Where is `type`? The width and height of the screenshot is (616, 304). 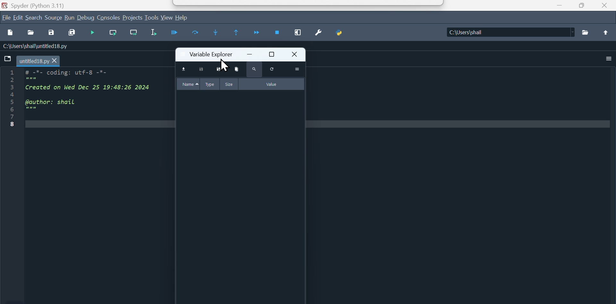
type is located at coordinates (210, 84).